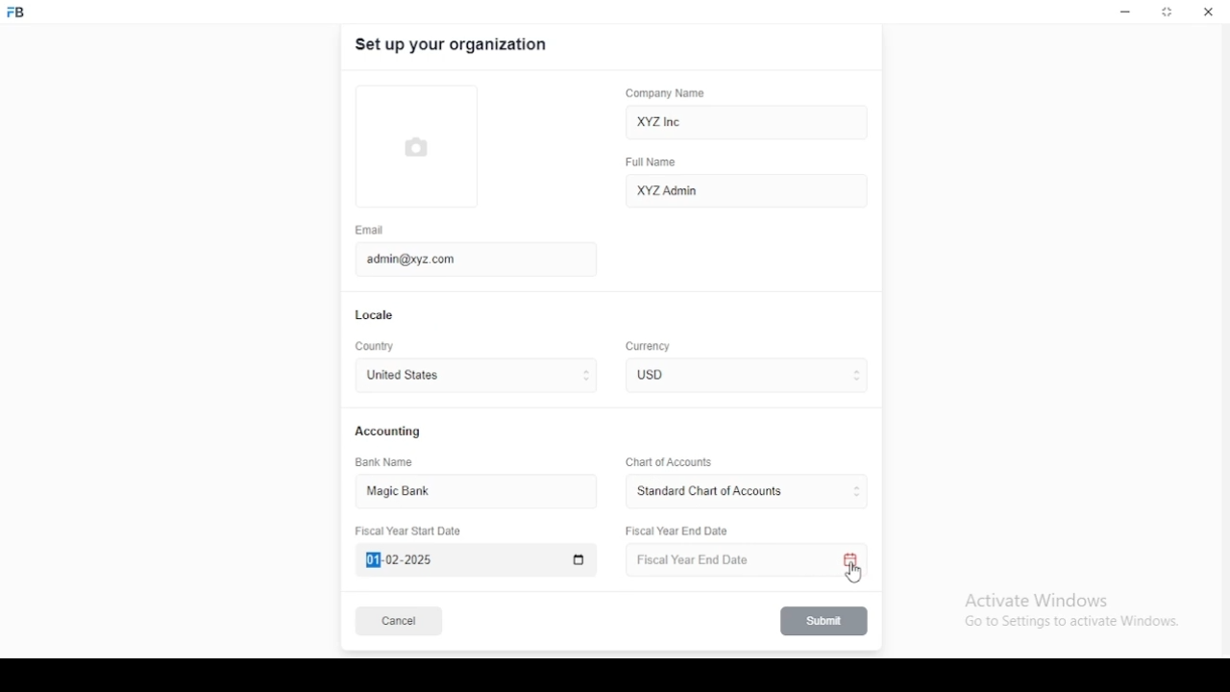  What do you see at coordinates (402, 377) in the screenshot?
I see `united states` at bounding box center [402, 377].